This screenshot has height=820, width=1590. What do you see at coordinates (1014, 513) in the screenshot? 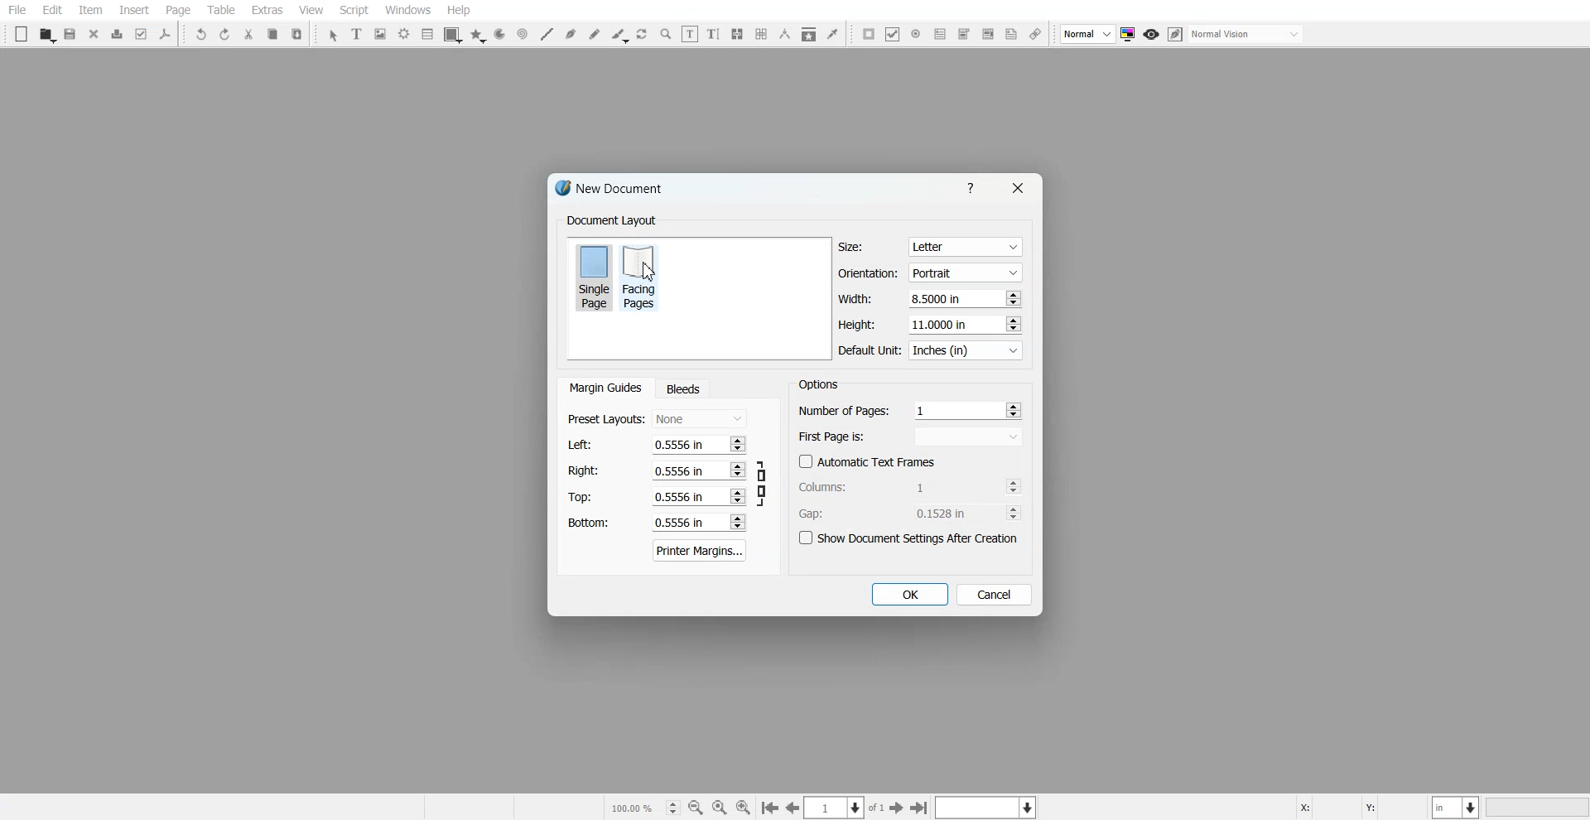
I see `Increase and decrease No. ` at bounding box center [1014, 513].